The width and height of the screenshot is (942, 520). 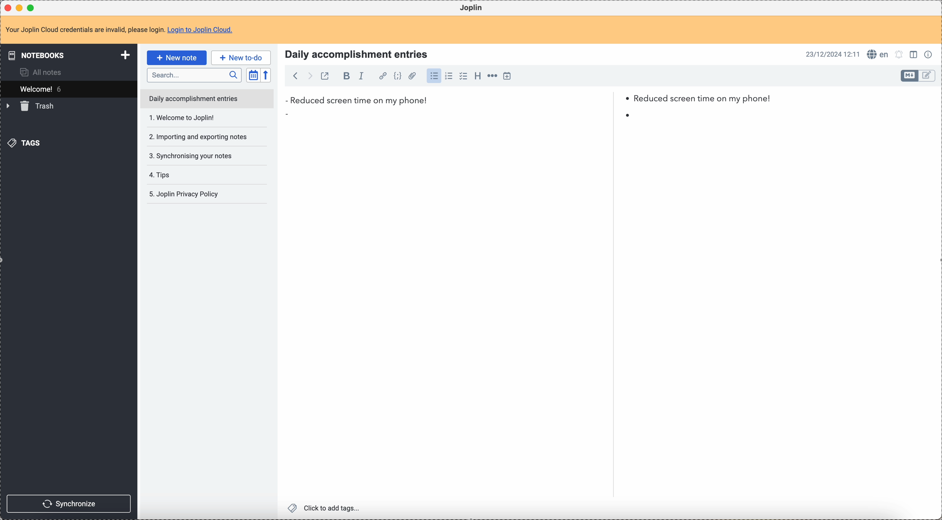 I want to click on code, so click(x=397, y=76).